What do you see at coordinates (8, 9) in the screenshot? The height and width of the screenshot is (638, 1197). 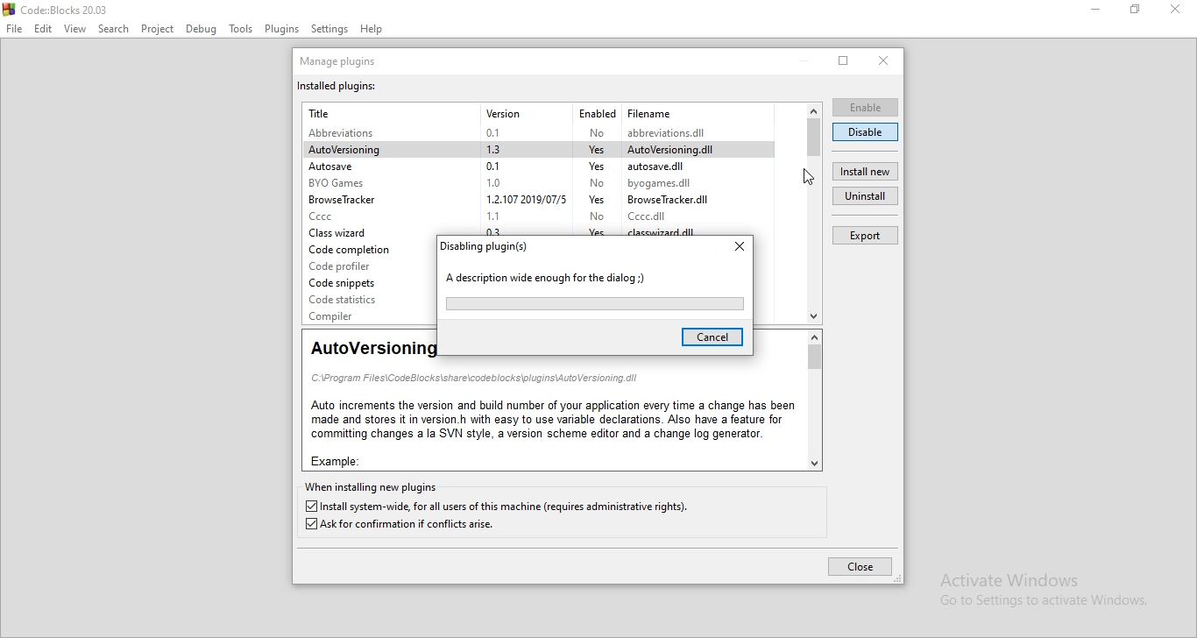 I see `CodeBlocks Desktop icon` at bounding box center [8, 9].